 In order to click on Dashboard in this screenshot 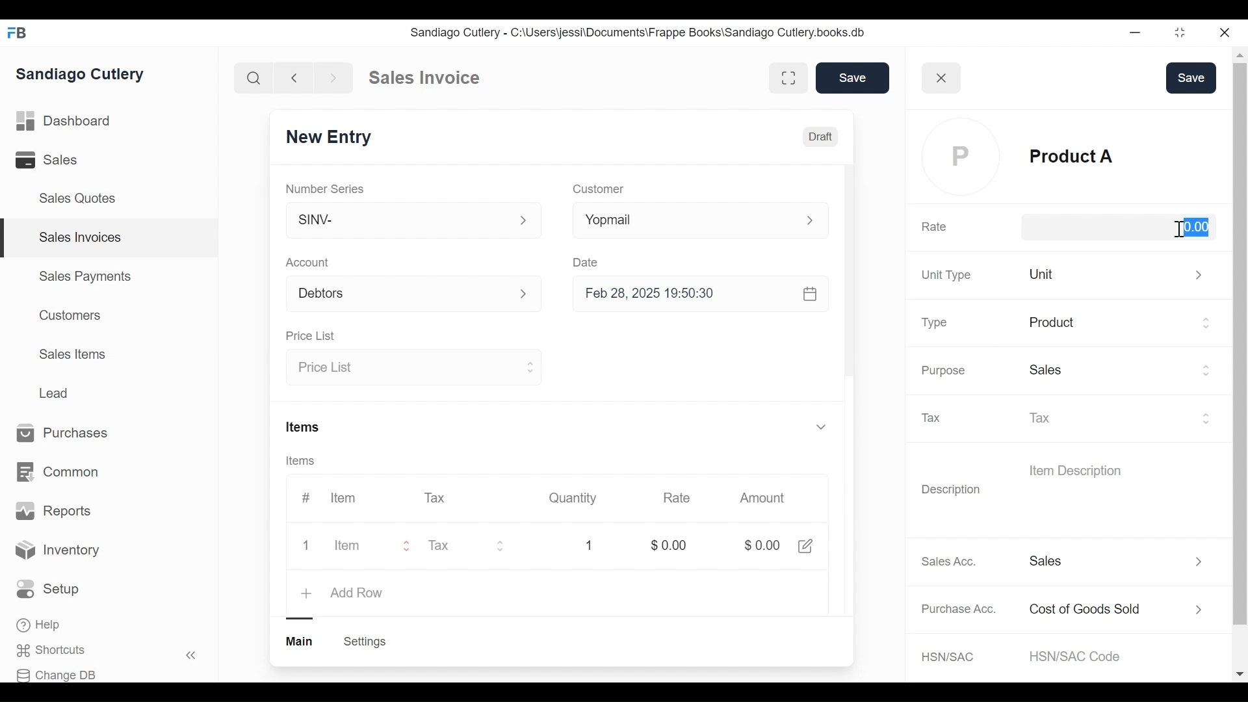, I will do `click(64, 120)`.